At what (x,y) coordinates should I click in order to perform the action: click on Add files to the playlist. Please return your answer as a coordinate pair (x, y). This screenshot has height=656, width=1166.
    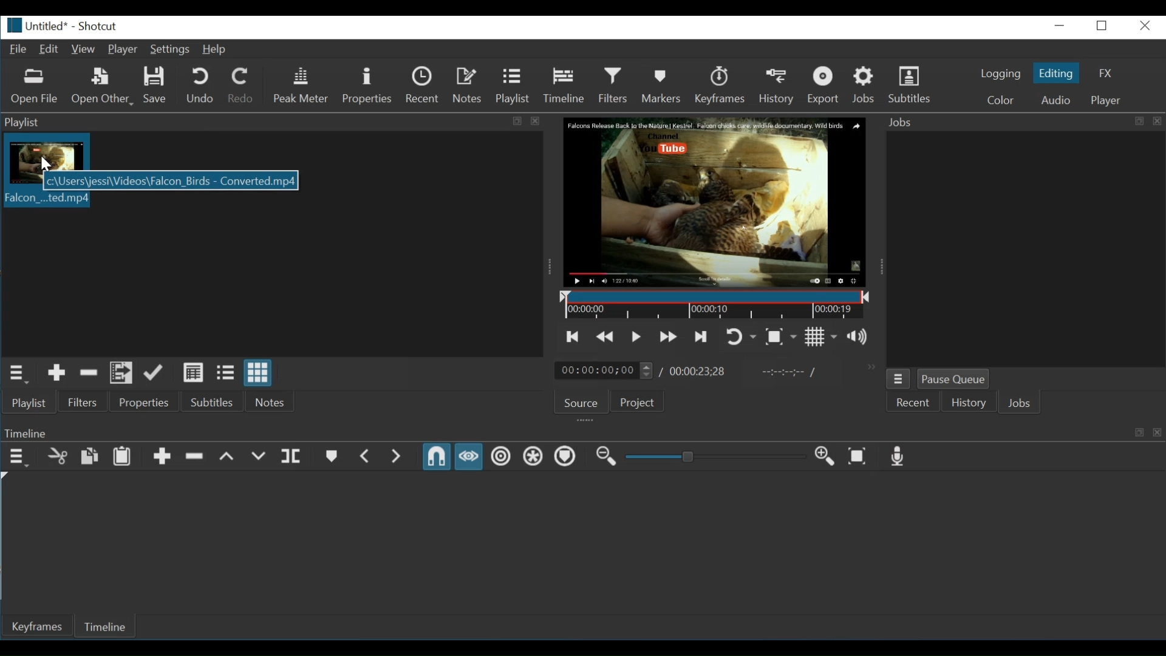
    Looking at the image, I should click on (120, 374).